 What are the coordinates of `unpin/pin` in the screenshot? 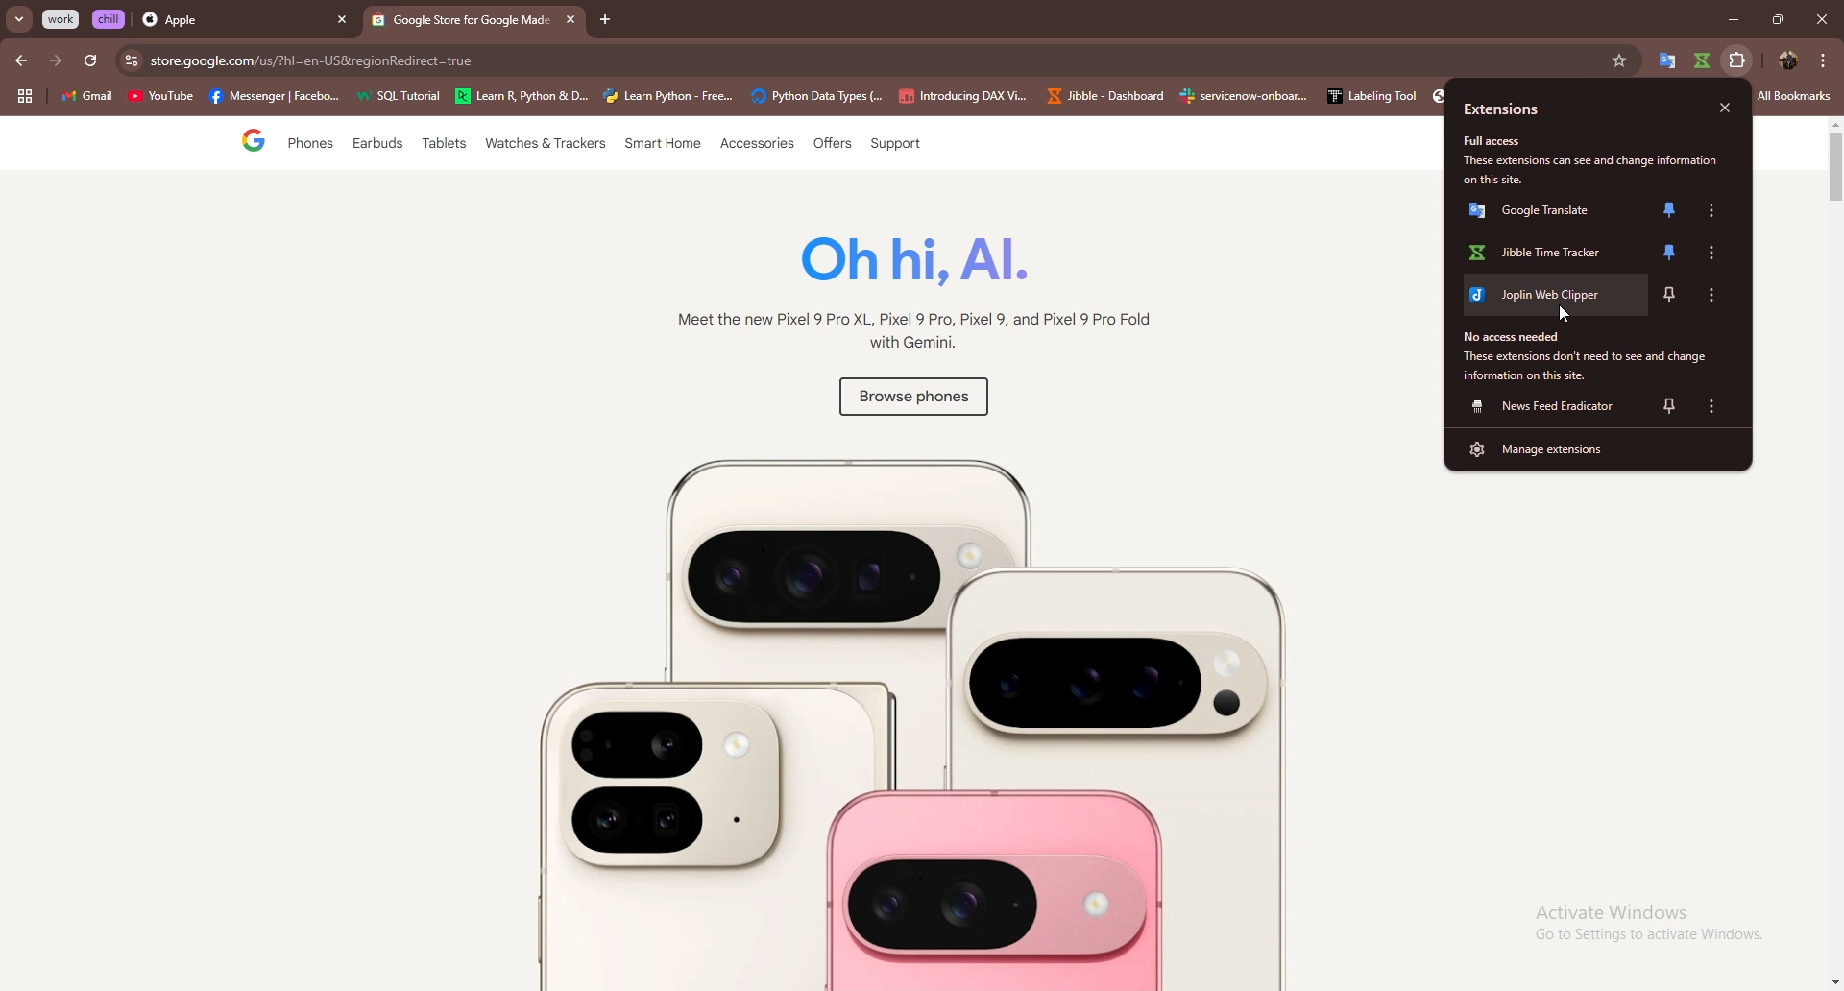 It's located at (1670, 210).